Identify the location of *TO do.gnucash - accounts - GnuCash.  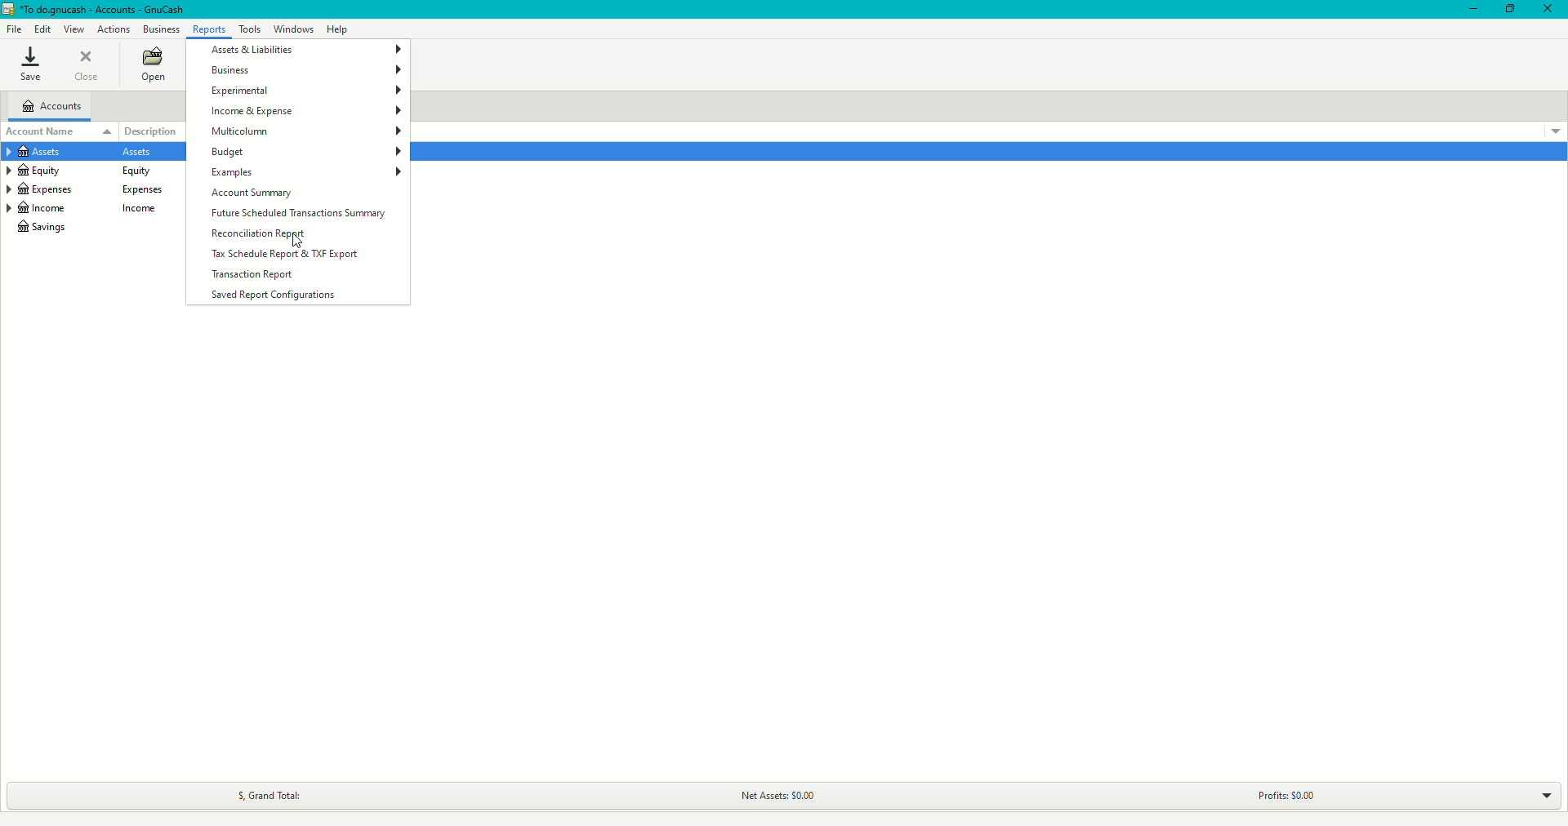
(108, 11).